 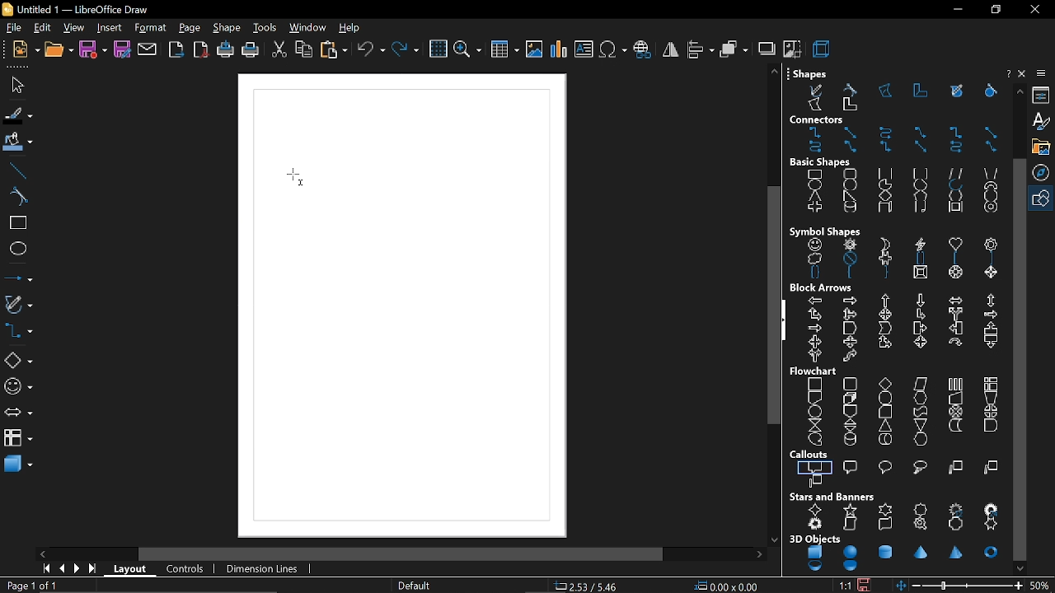 I want to click on polygon 45, so click(x=921, y=91).